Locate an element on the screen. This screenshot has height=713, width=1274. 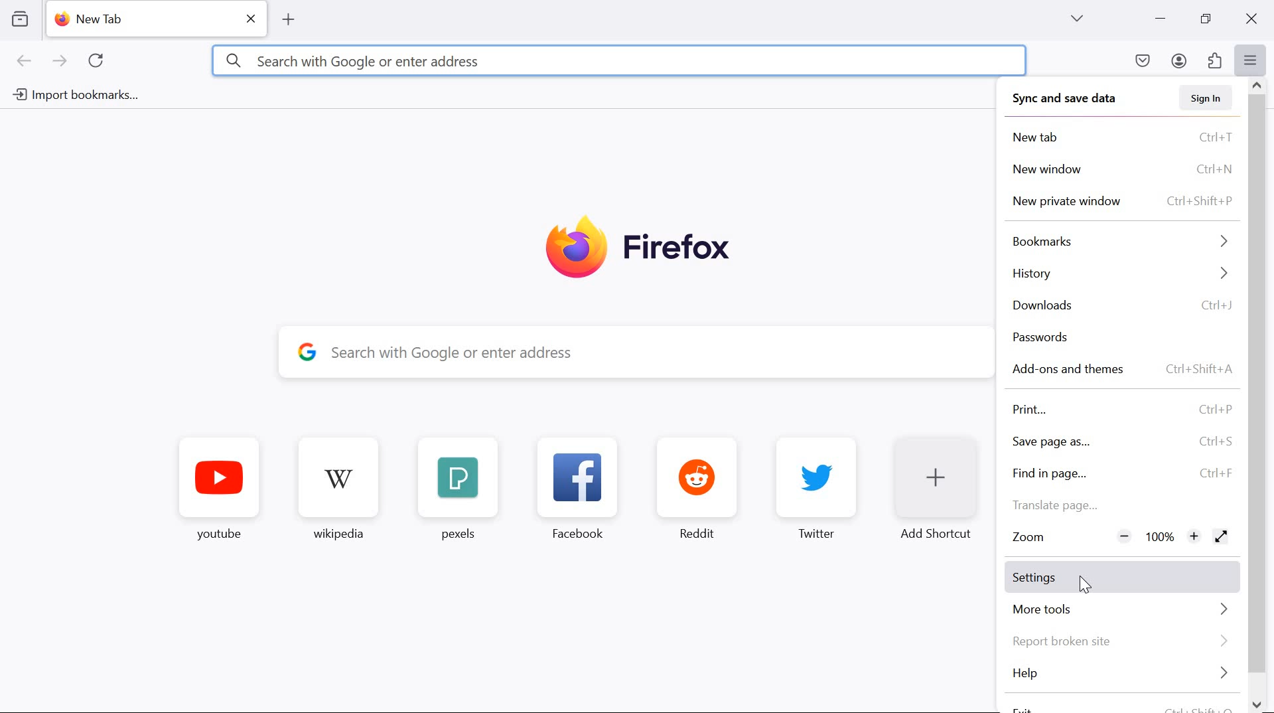
Search with Google or enter address is located at coordinates (617, 58).